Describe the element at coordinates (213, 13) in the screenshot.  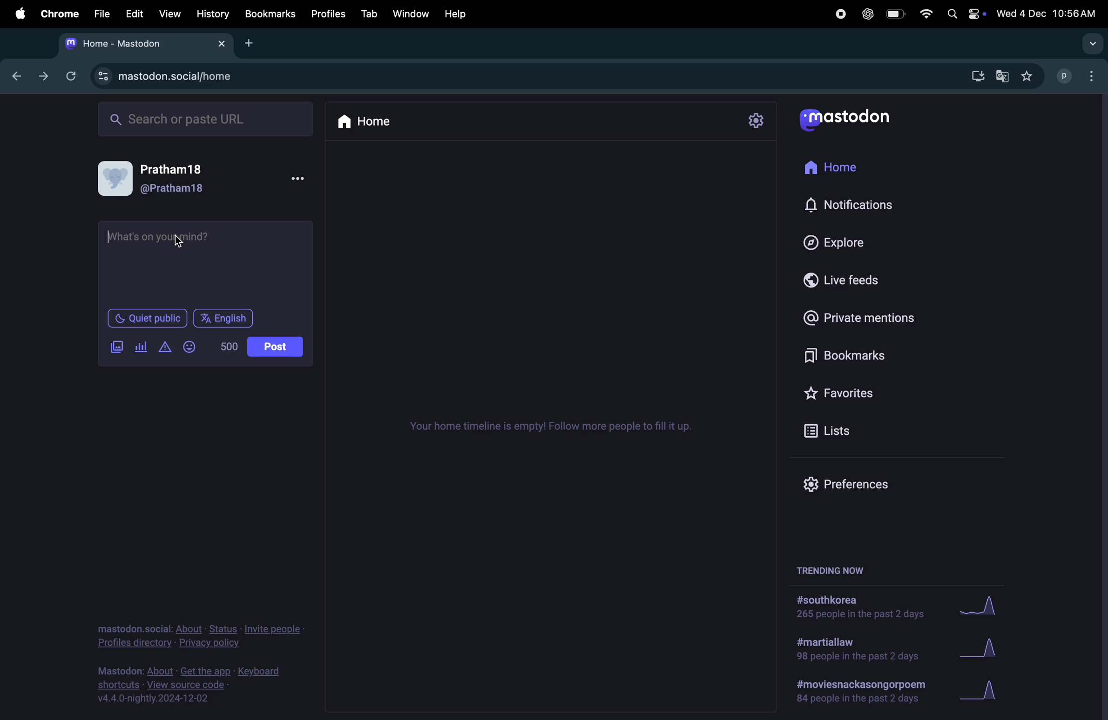
I see `history` at that location.